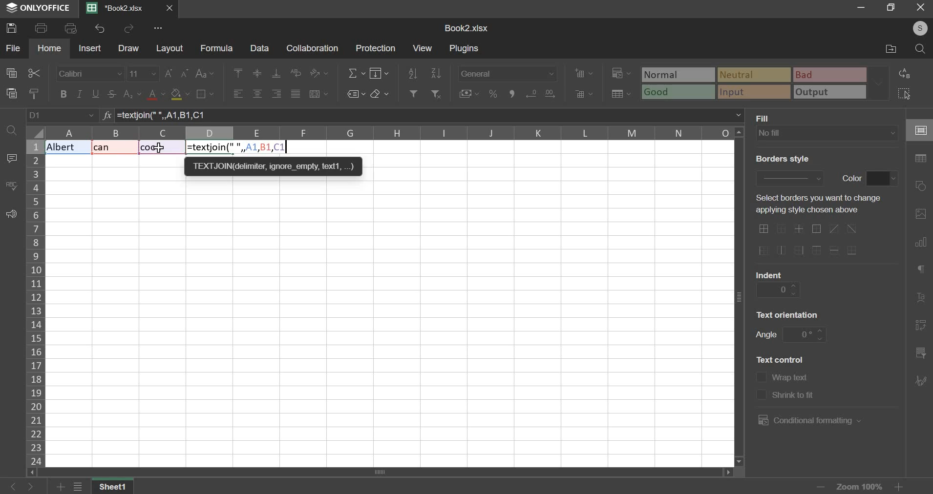 The width and height of the screenshot is (933, 494). I want to click on remove filter, so click(437, 93).